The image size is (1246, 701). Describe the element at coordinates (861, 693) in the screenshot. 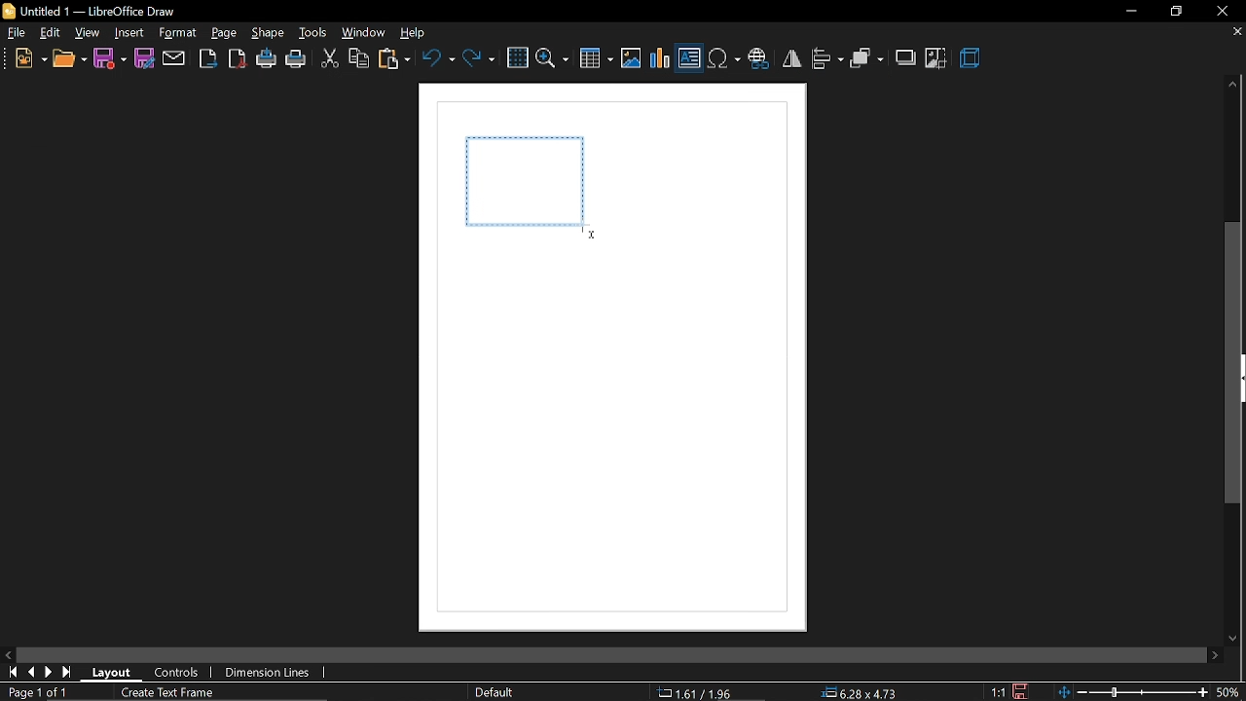

I see `position` at that location.